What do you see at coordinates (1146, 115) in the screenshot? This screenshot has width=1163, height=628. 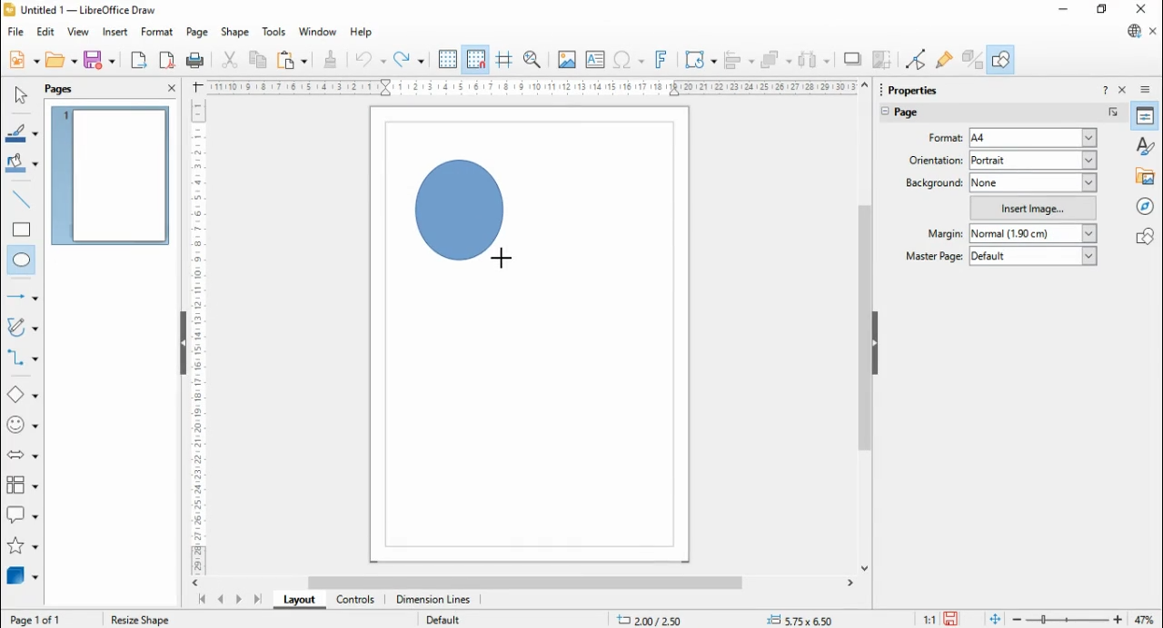 I see `properties` at bounding box center [1146, 115].